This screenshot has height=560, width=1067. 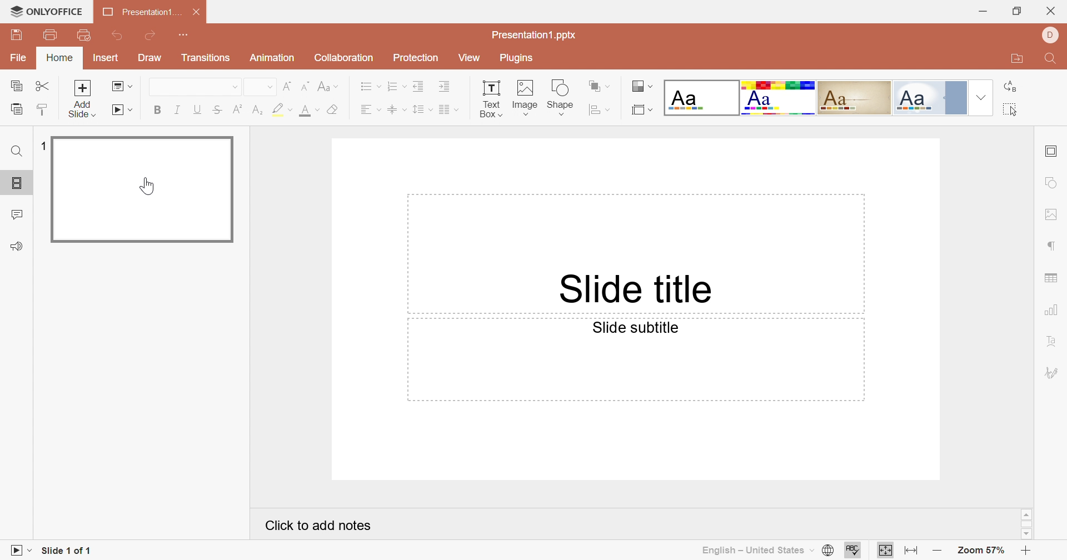 I want to click on Animation, so click(x=274, y=58).